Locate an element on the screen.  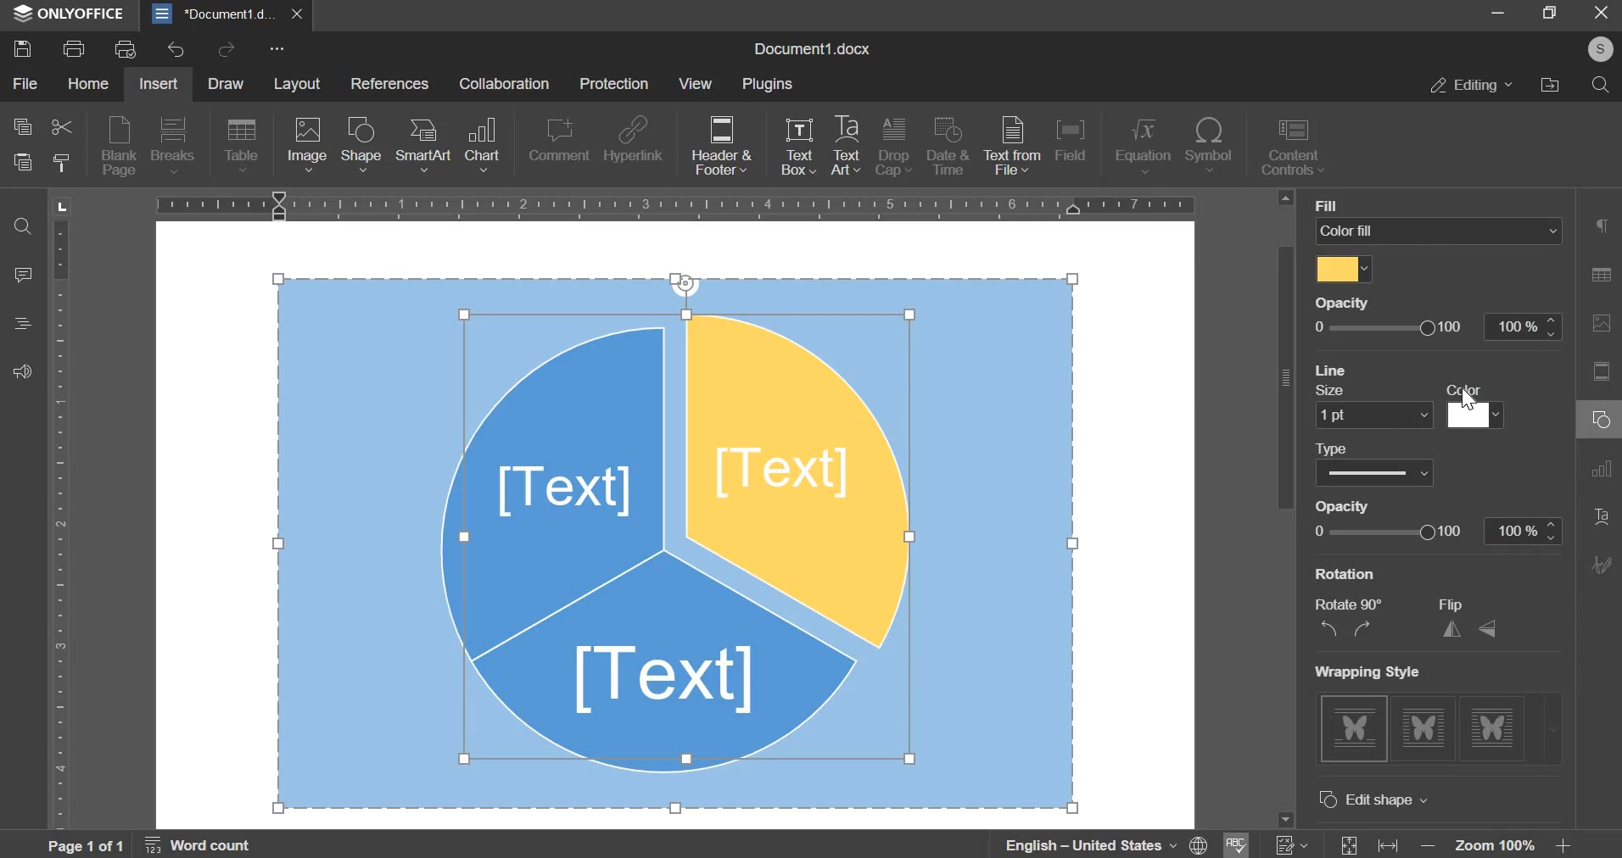
Restore is located at coordinates (1546, 14).